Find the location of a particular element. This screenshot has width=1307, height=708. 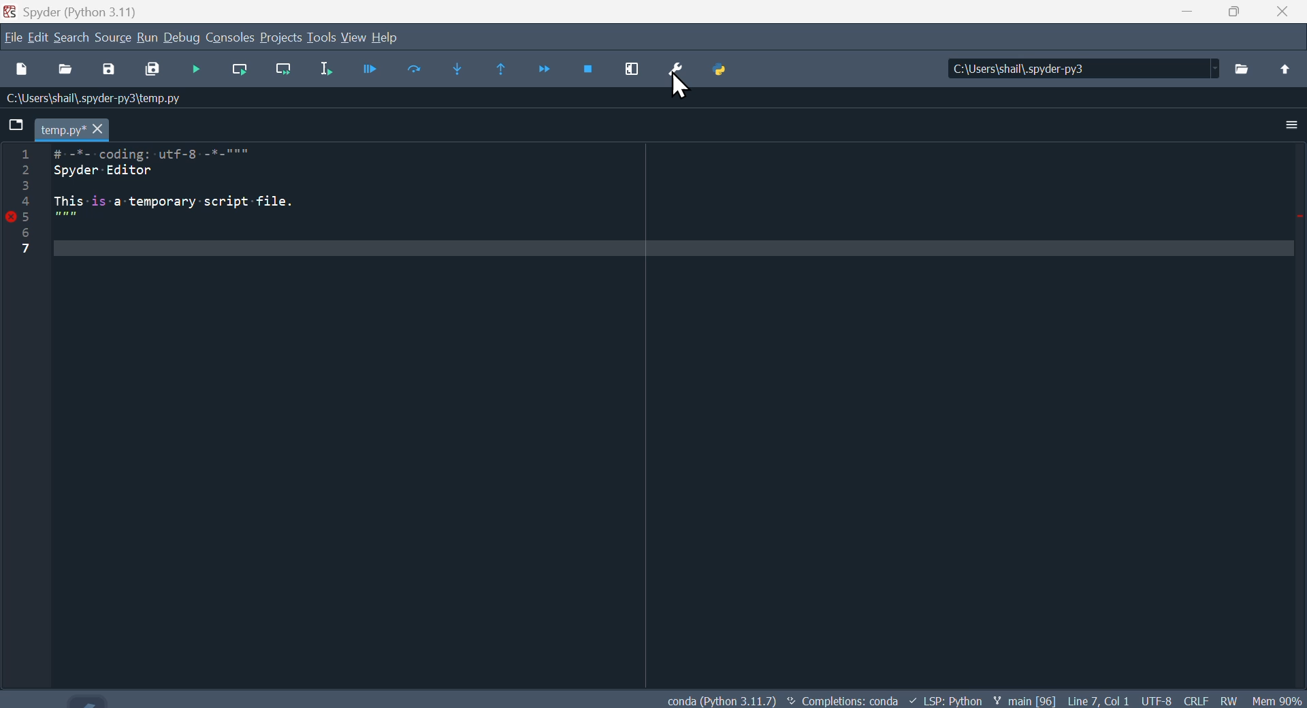

Save all is located at coordinates (156, 68).